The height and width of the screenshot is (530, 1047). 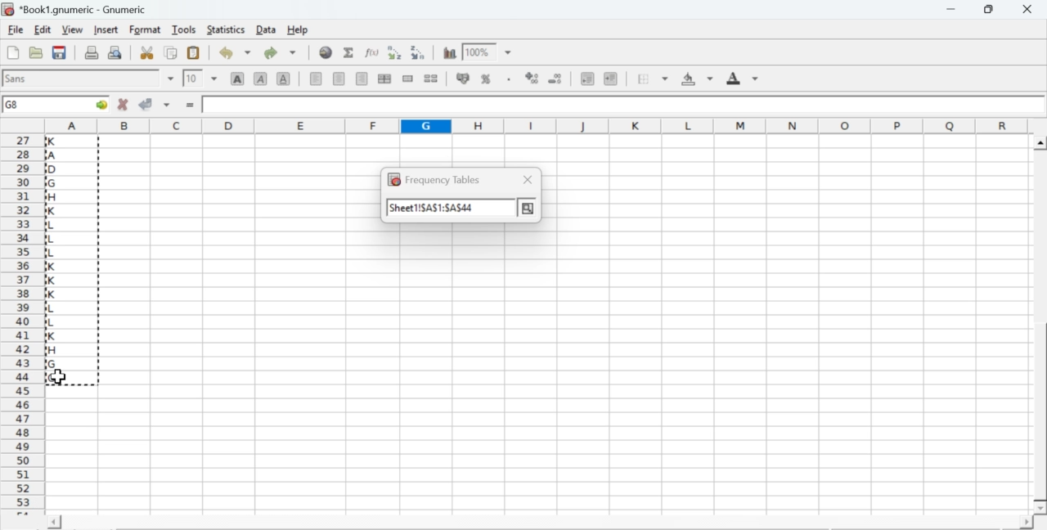 What do you see at coordinates (262, 78) in the screenshot?
I see `italic` at bounding box center [262, 78].